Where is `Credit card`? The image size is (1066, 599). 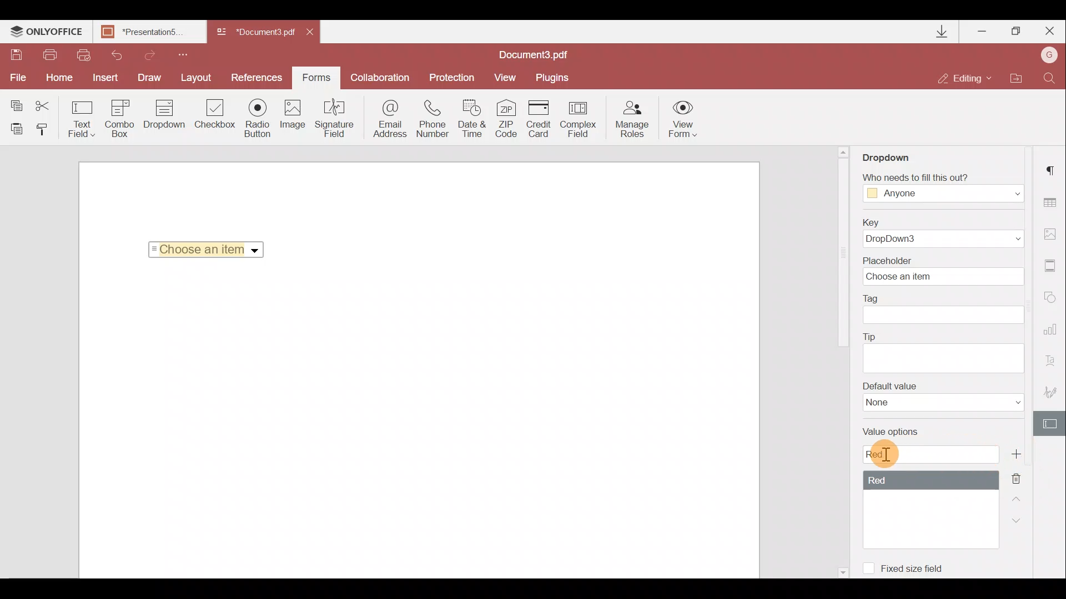 Credit card is located at coordinates (540, 118).